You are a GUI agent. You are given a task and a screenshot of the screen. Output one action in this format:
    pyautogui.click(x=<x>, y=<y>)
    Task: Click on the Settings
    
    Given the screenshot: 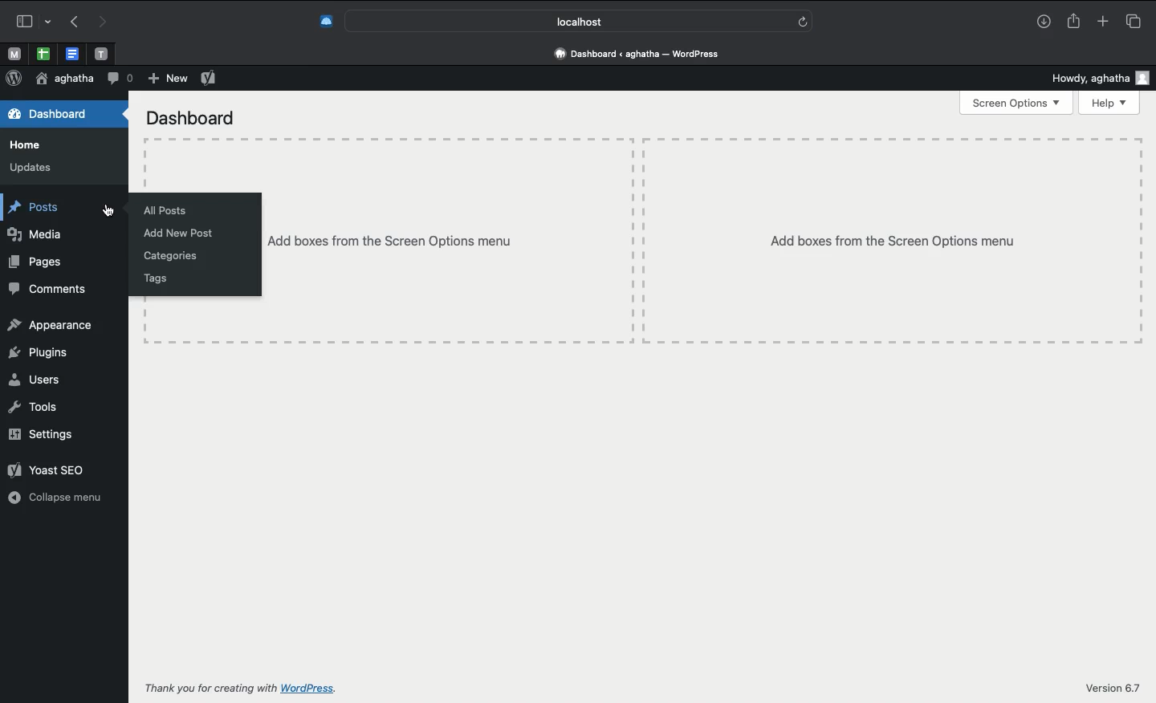 What is the action you would take?
    pyautogui.click(x=44, y=434)
    